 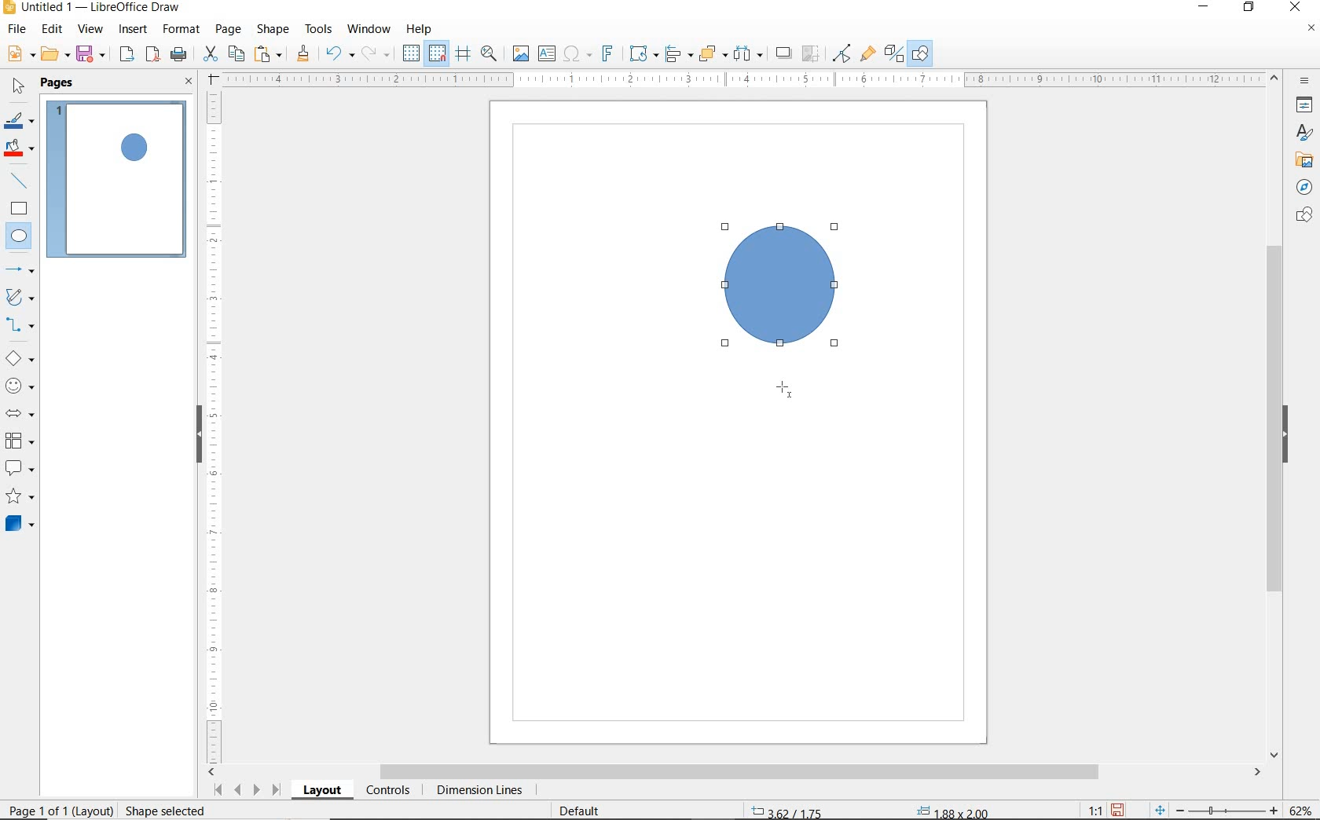 What do you see at coordinates (20, 361) in the screenshot?
I see `BASIC SHAPES` at bounding box center [20, 361].